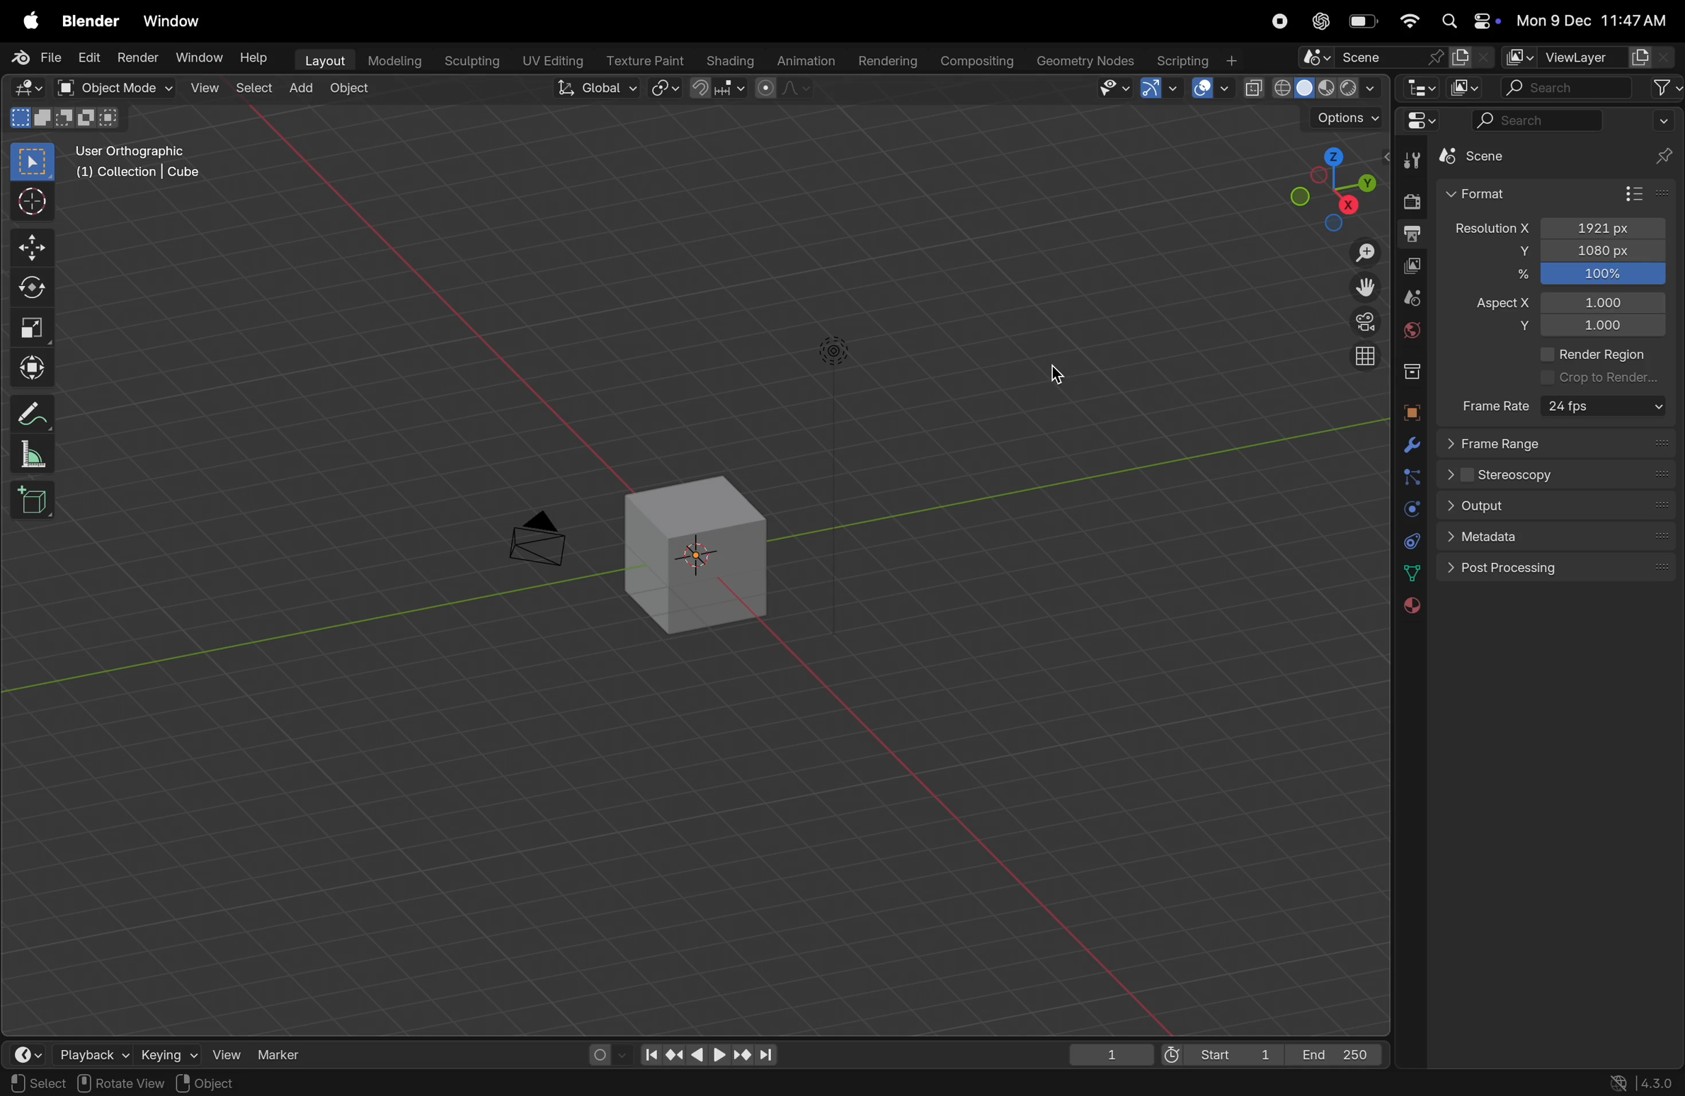 The image size is (1685, 1096). I want to click on y, so click(1516, 327).